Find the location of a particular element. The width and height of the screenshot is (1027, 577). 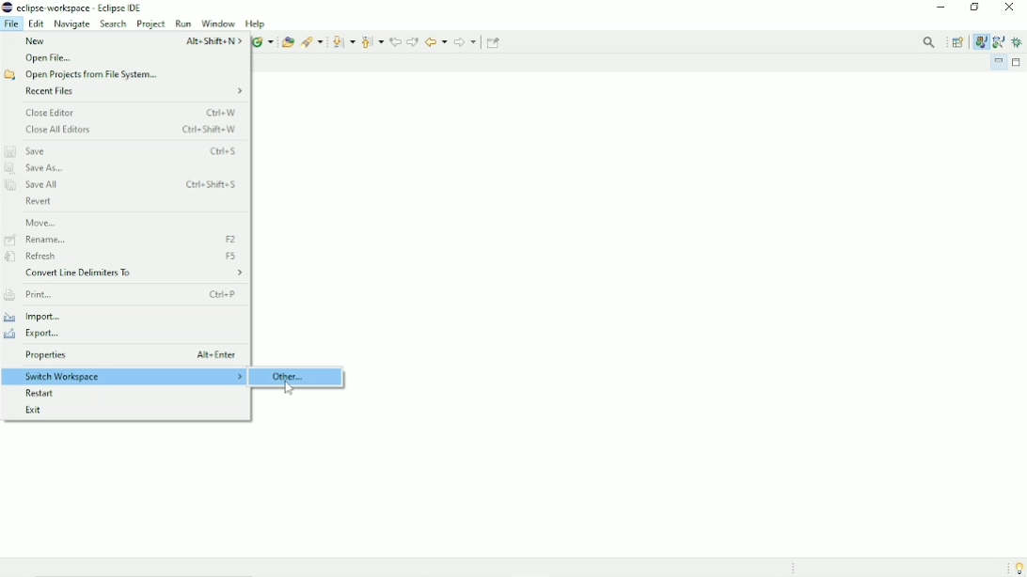

Rename is located at coordinates (123, 240).